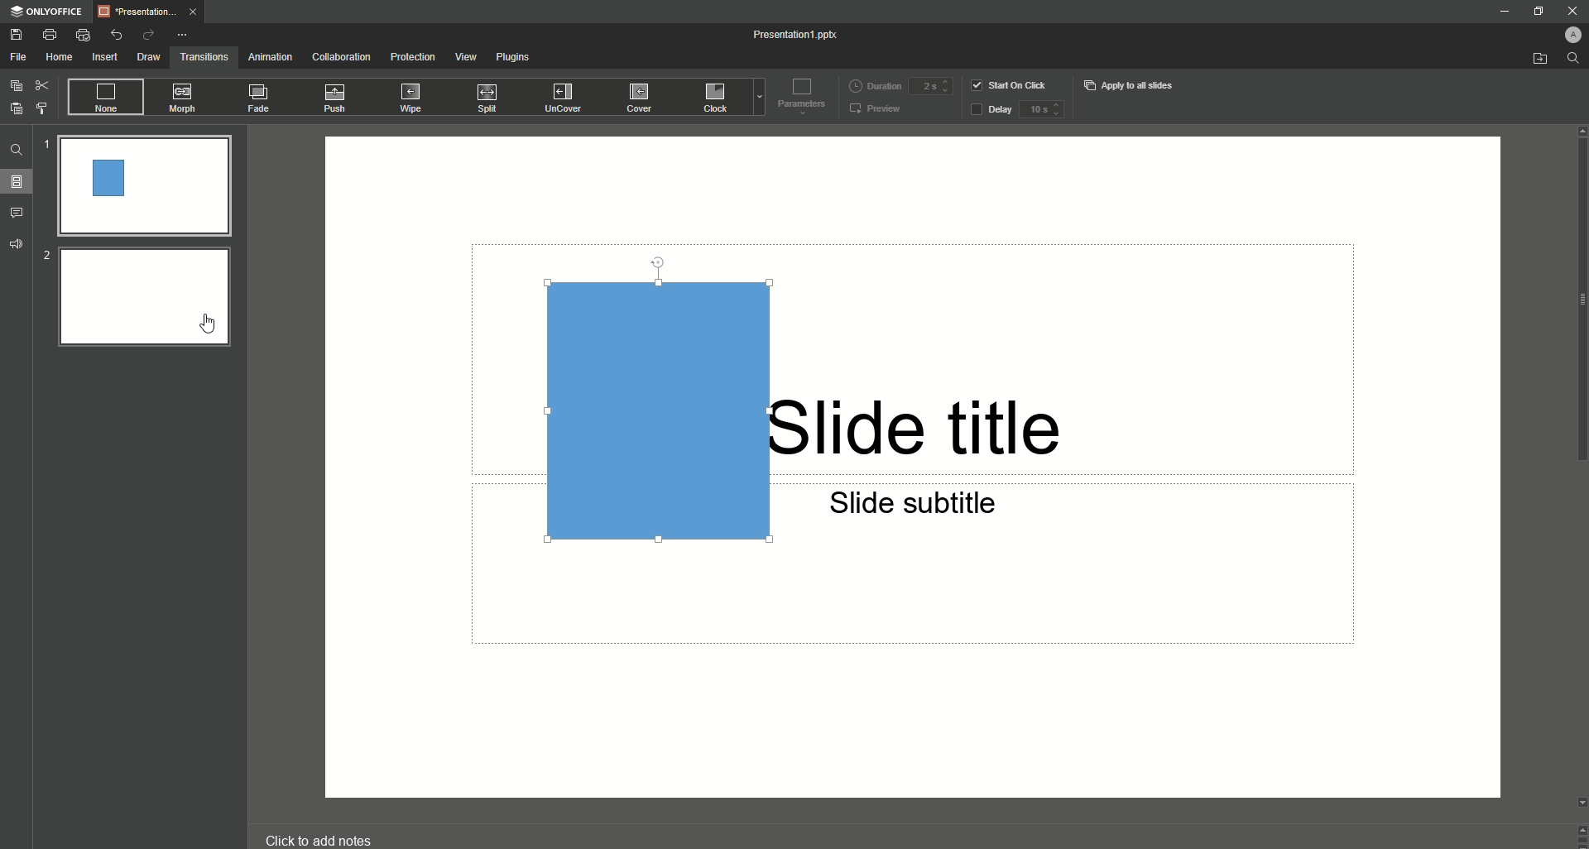 The height and width of the screenshot is (849, 1589). What do you see at coordinates (17, 34) in the screenshot?
I see `Save` at bounding box center [17, 34].